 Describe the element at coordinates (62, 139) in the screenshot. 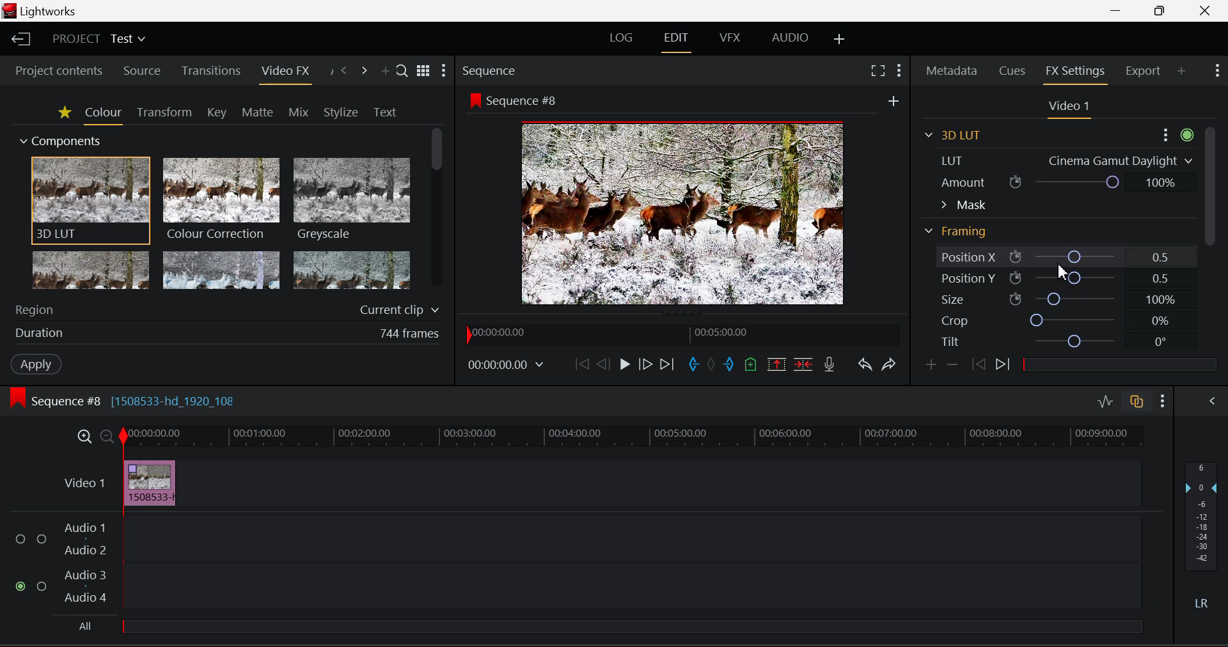

I see `Components Section` at that location.